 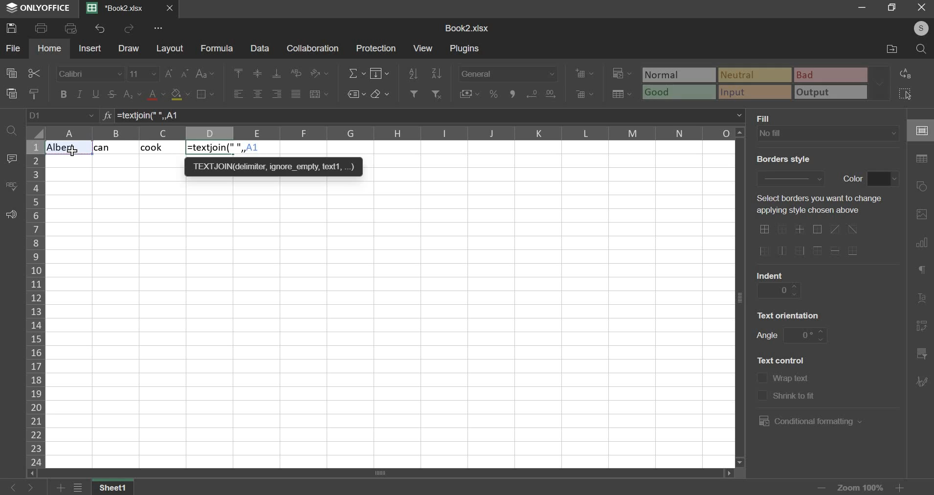 I want to click on user's account, so click(x=915, y=27).